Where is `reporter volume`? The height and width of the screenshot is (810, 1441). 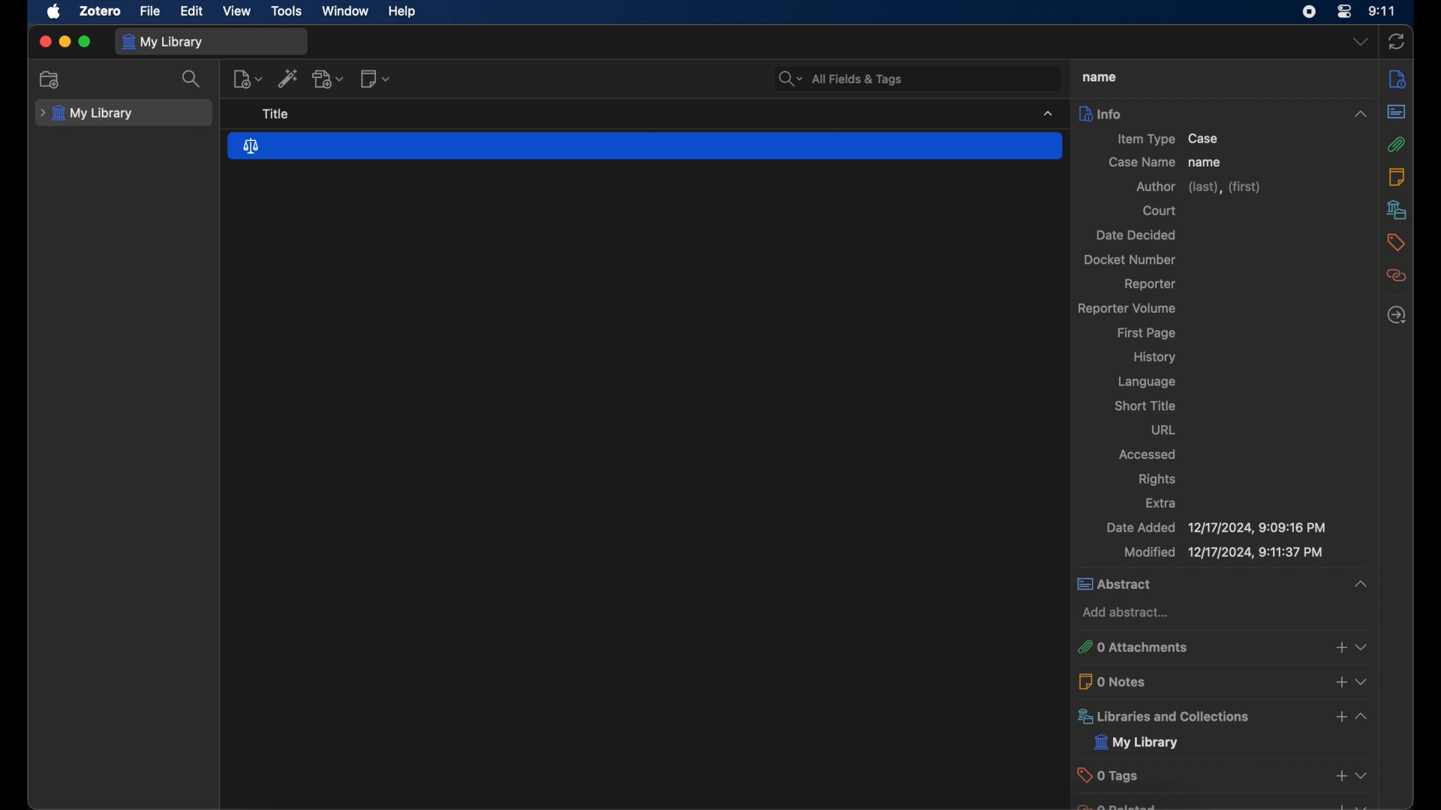 reporter volume is located at coordinates (1126, 308).